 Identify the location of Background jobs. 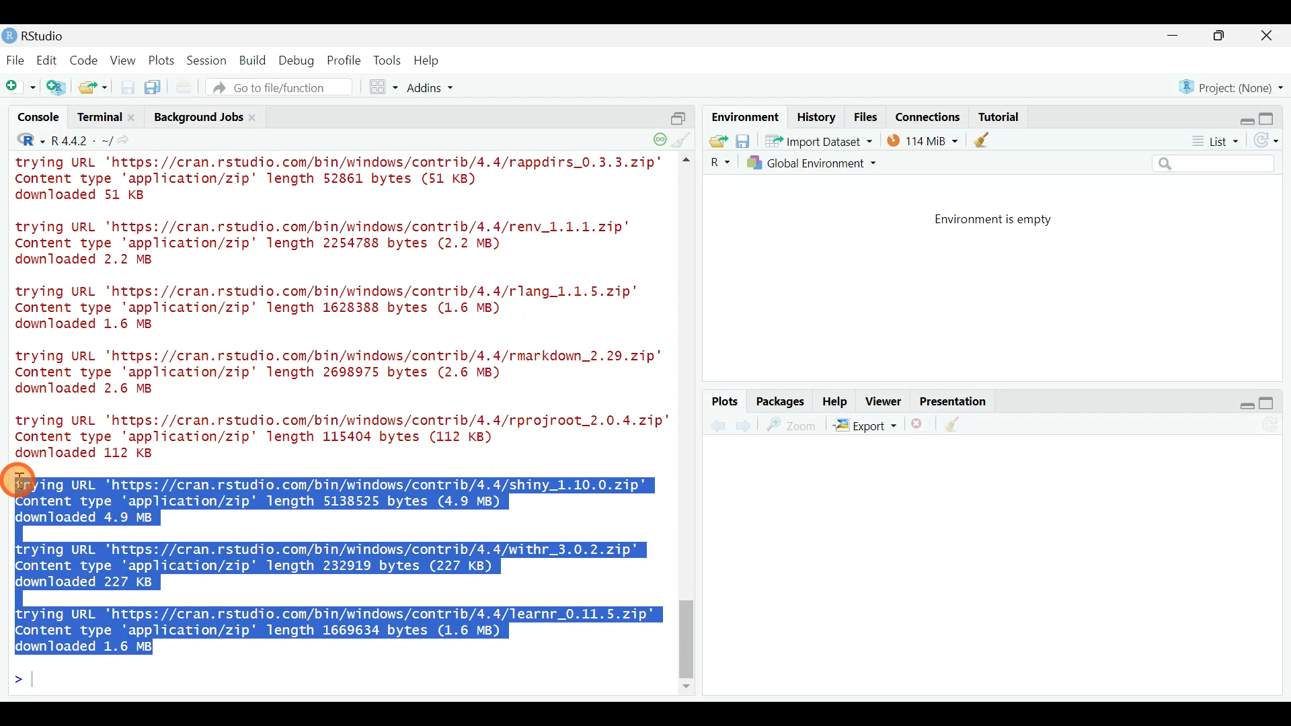
(196, 117).